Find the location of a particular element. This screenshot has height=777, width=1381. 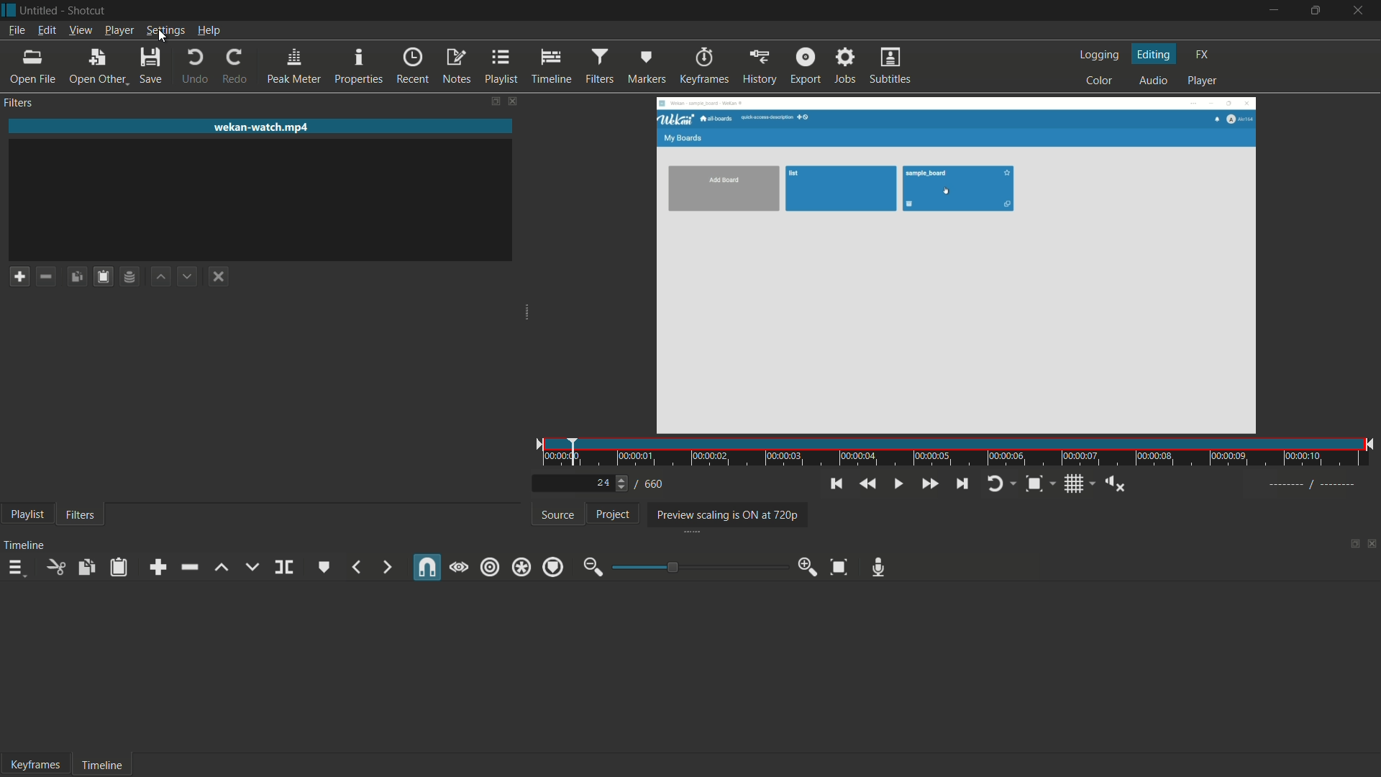

toggle zoom is located at coordinates (1034, 484).